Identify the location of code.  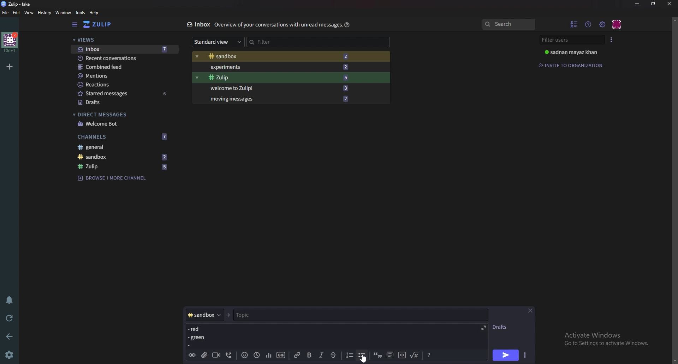
(402, 354).